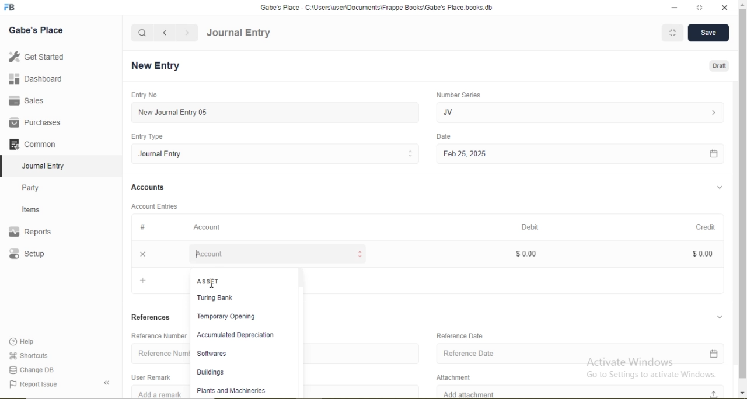  I want to click on JV-, so click(585, 111).